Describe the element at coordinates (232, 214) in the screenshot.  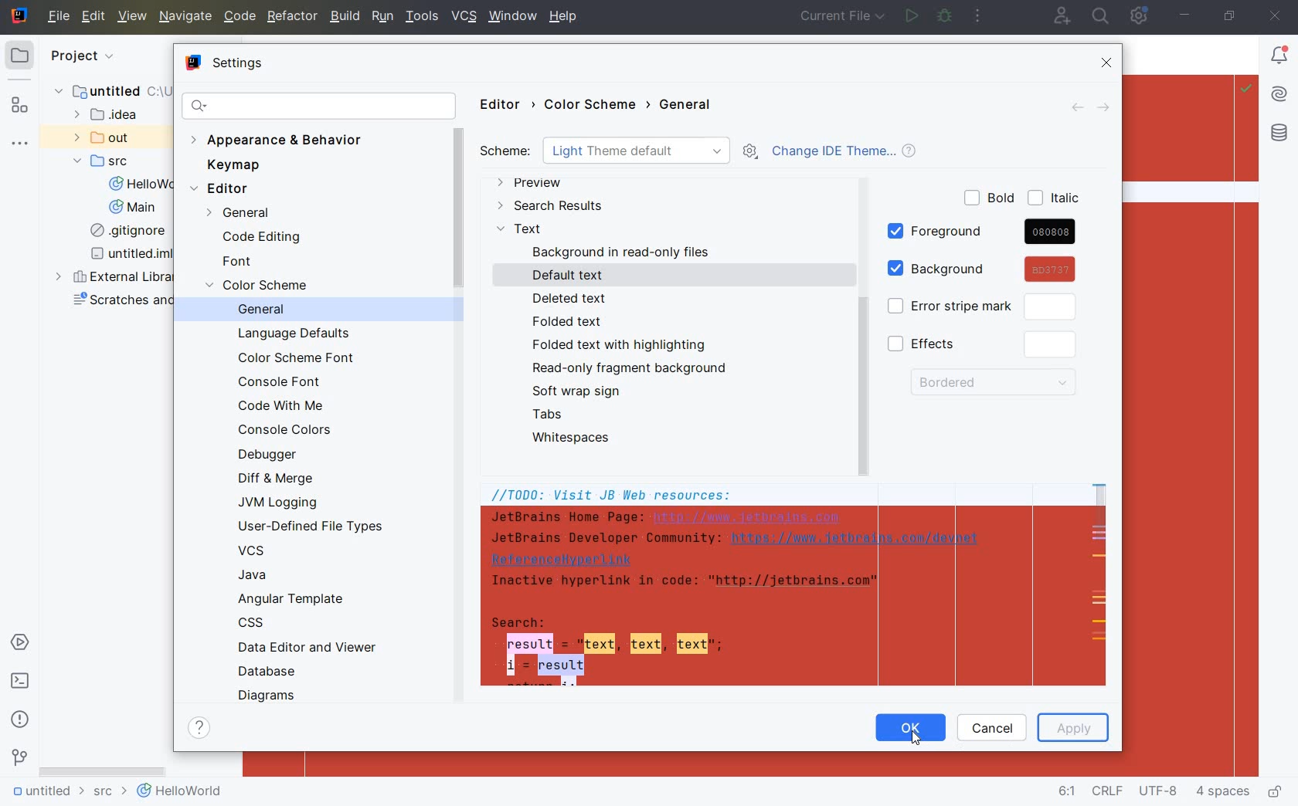
I see `GENERAL` at that location.